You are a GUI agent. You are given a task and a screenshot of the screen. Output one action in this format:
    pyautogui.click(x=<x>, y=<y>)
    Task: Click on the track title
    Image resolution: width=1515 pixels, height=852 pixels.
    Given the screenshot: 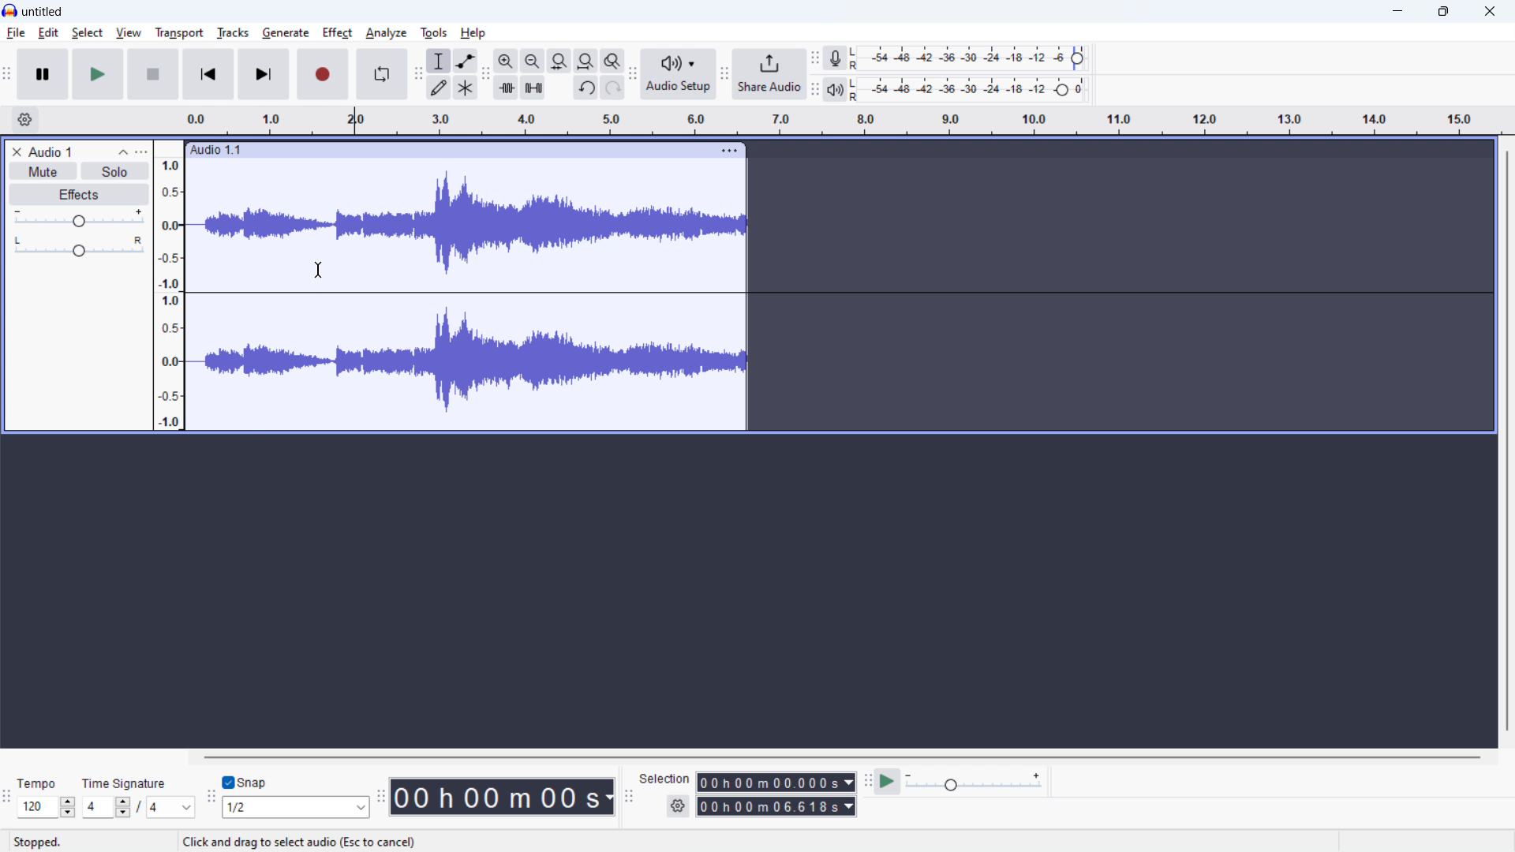 What is the action you would take?
    pyautogui.click(x=50, y=151)
    